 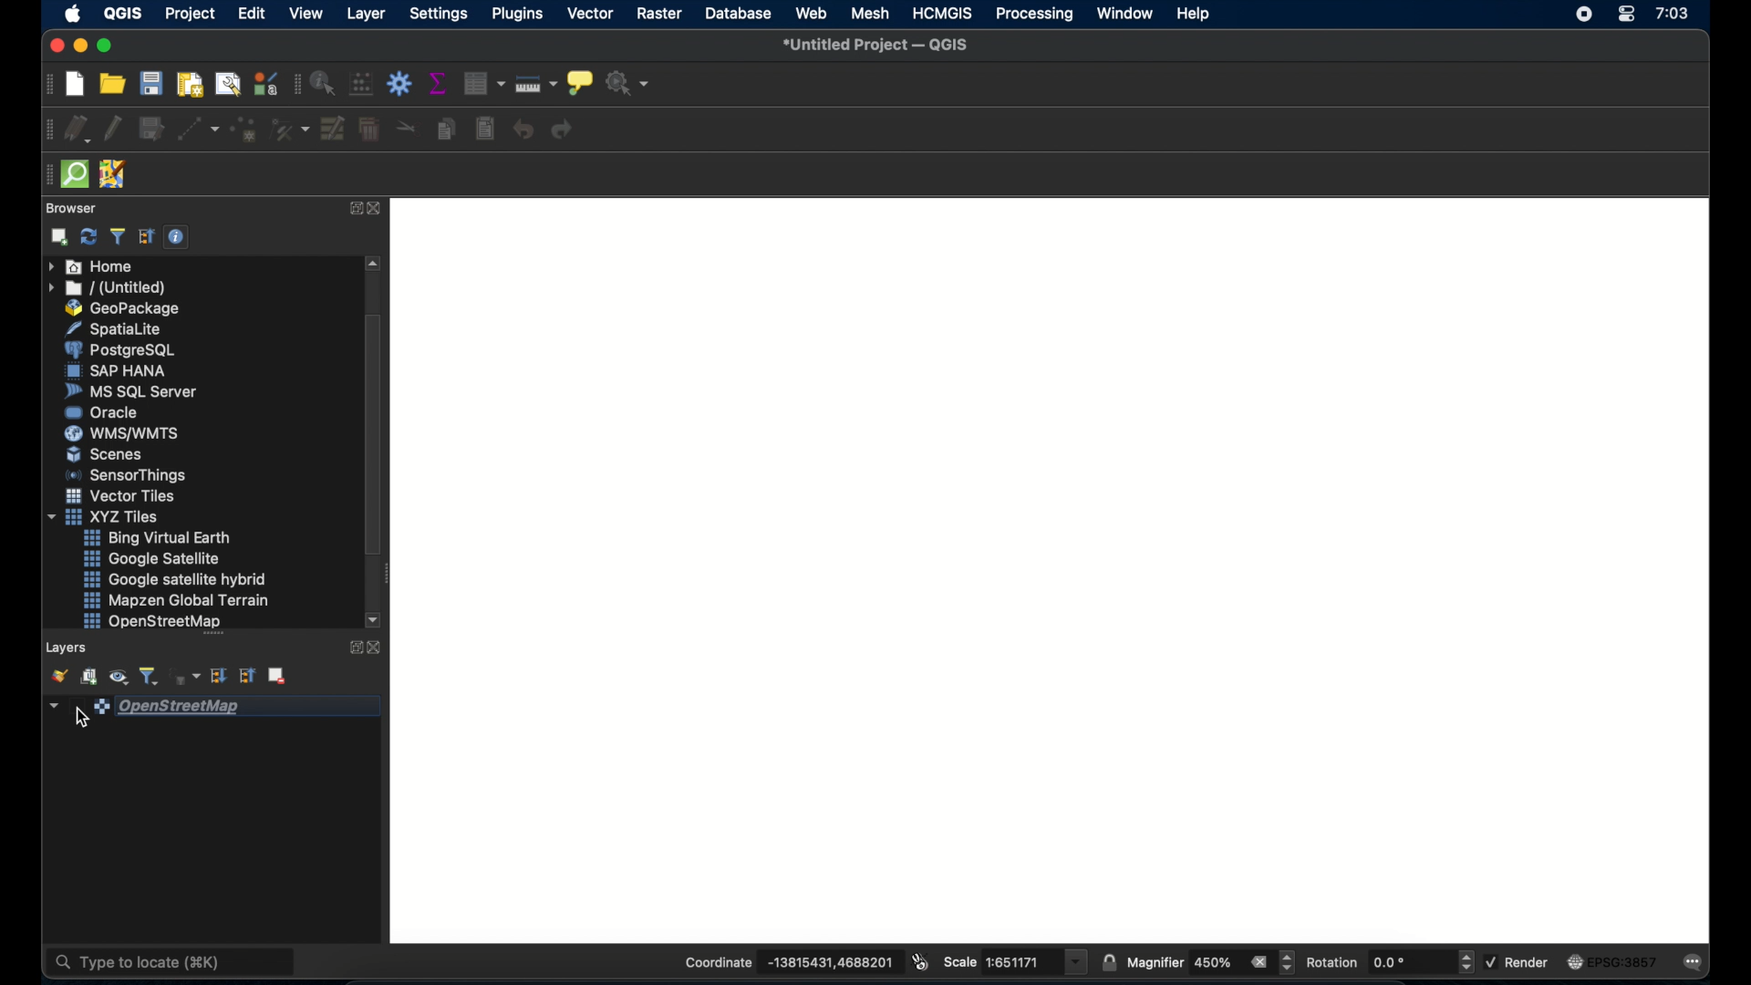 I want to click on identify feature, so click(x=326, y=83).